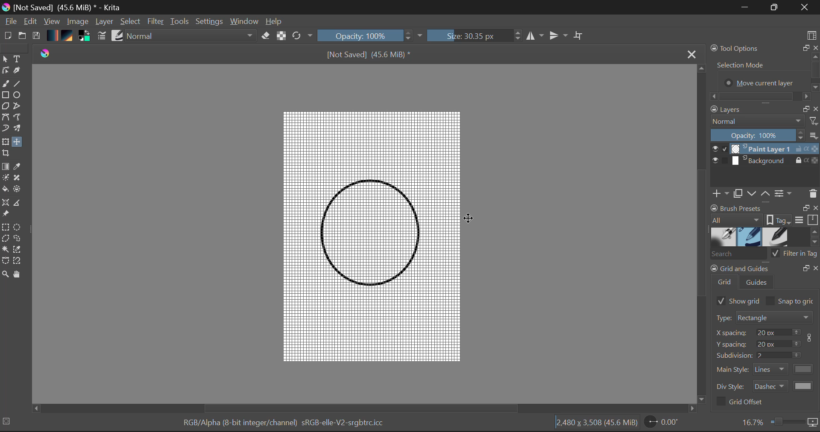  What do you see at coordinates (18, 58) in the screenshot?
I see `Text` at bounding box center [18, 58].